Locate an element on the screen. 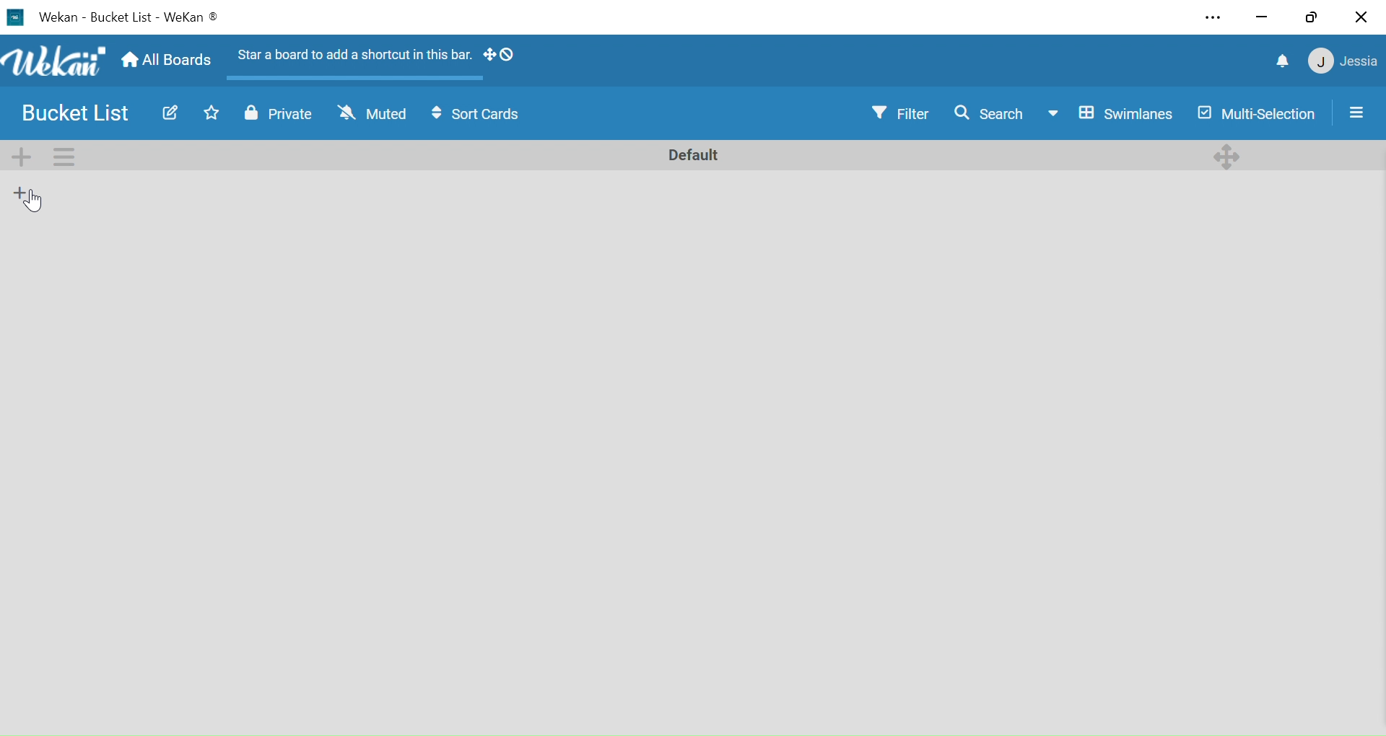 Image resolution: width=1386 pixels, height=736 pixels. Sort cards is located at coordinates (480, 116).